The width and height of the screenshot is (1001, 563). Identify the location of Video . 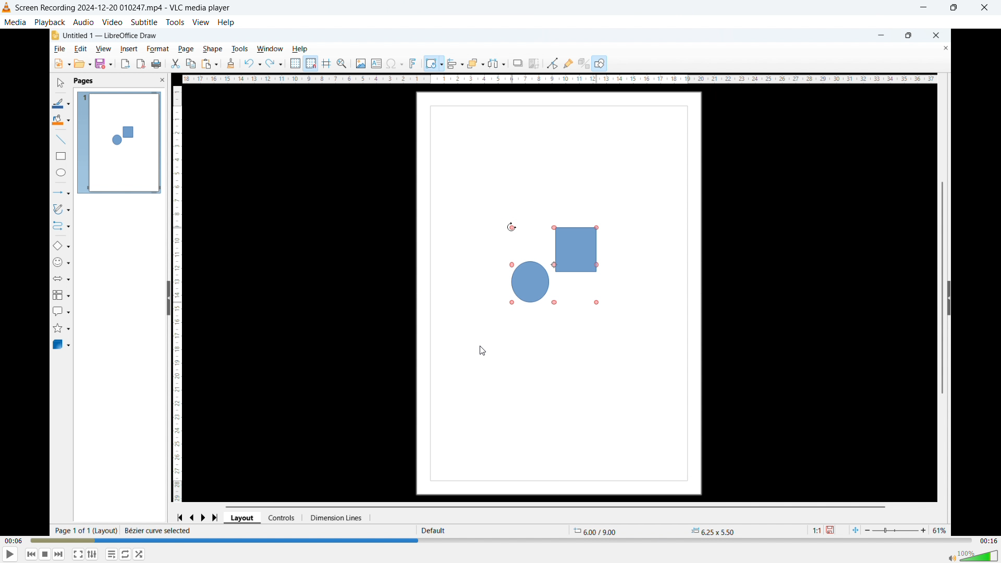
(112, 22).